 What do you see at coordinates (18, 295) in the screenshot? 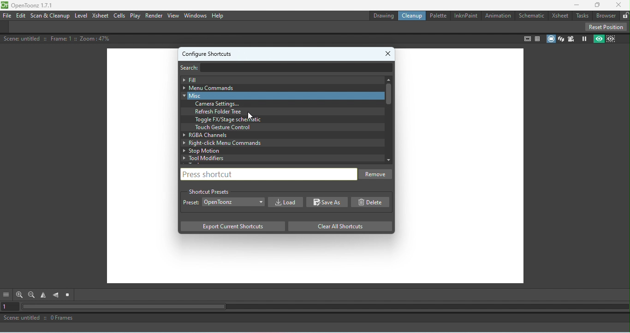
I see `Zoom in` at bounding box center [18, 295].